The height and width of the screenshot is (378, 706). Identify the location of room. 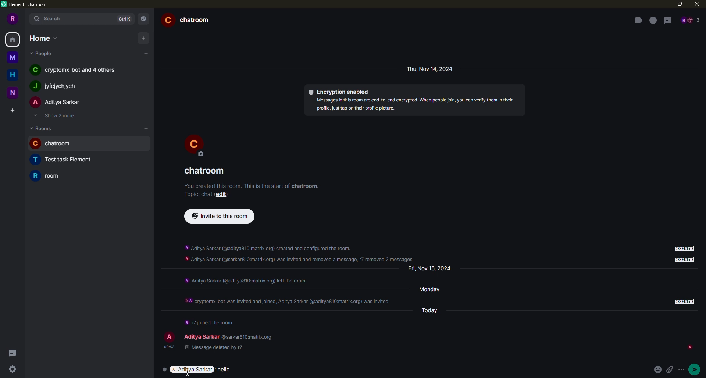
(51, 175).